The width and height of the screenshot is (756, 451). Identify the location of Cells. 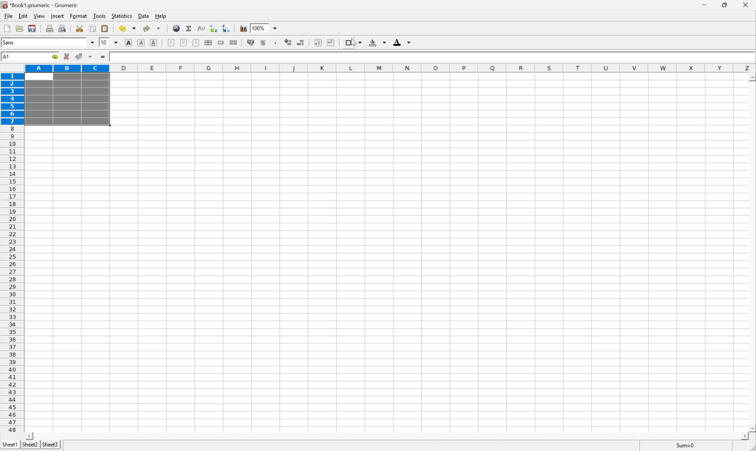
(426, 257).